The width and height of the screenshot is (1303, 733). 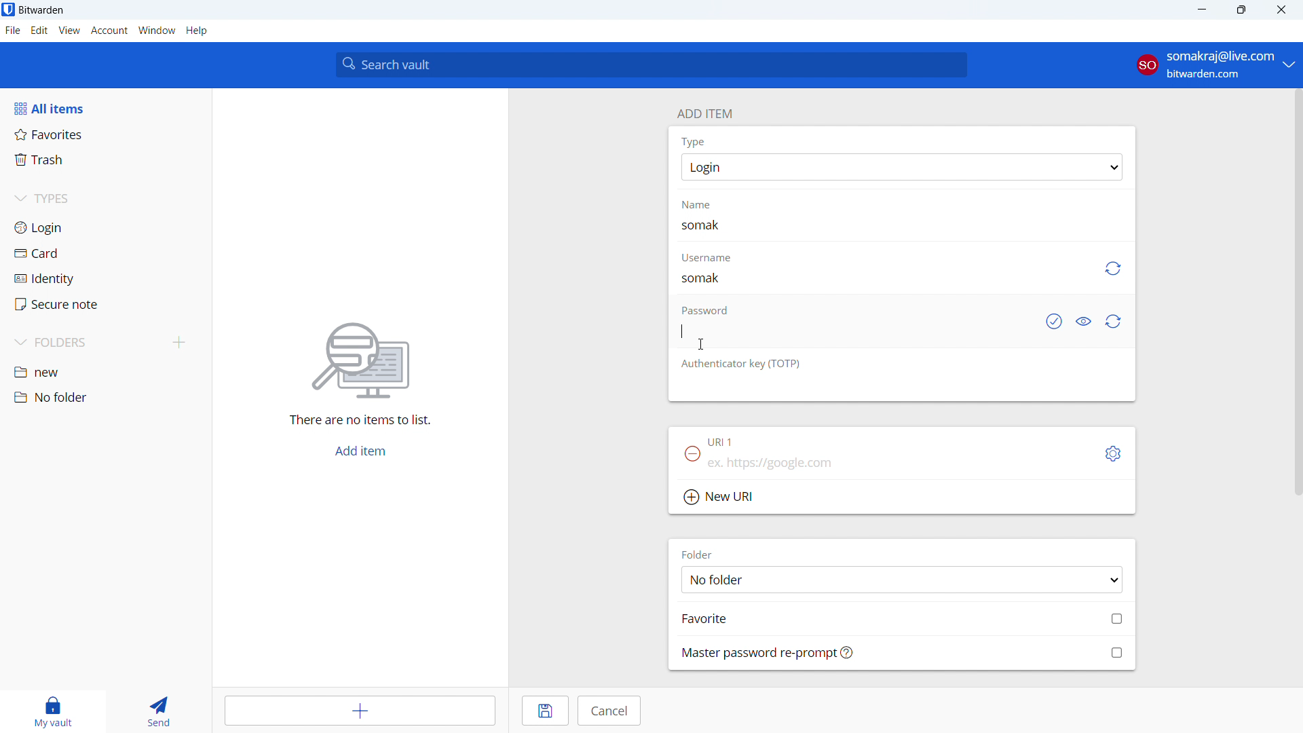 What do you see at coordinates (1112, 269) in the screenshot?
I see `generate username` at bounding box center [1112, 269].